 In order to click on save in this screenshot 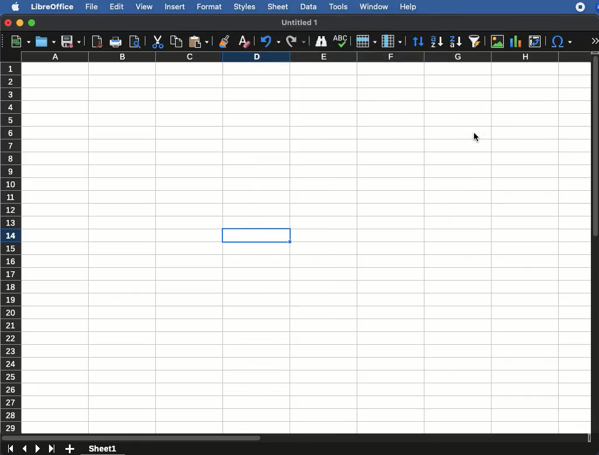, I will do `click(71, 41)`.